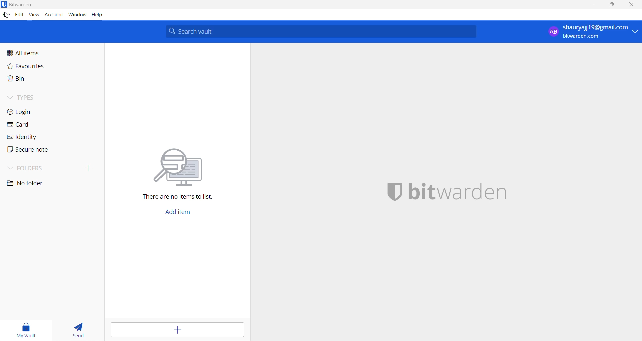 The height and width of the screenshot is (341, 642). What do you see at coordinates (6, 16) in the screenshot?
I see `cursor` at bounding box center [6, 16].